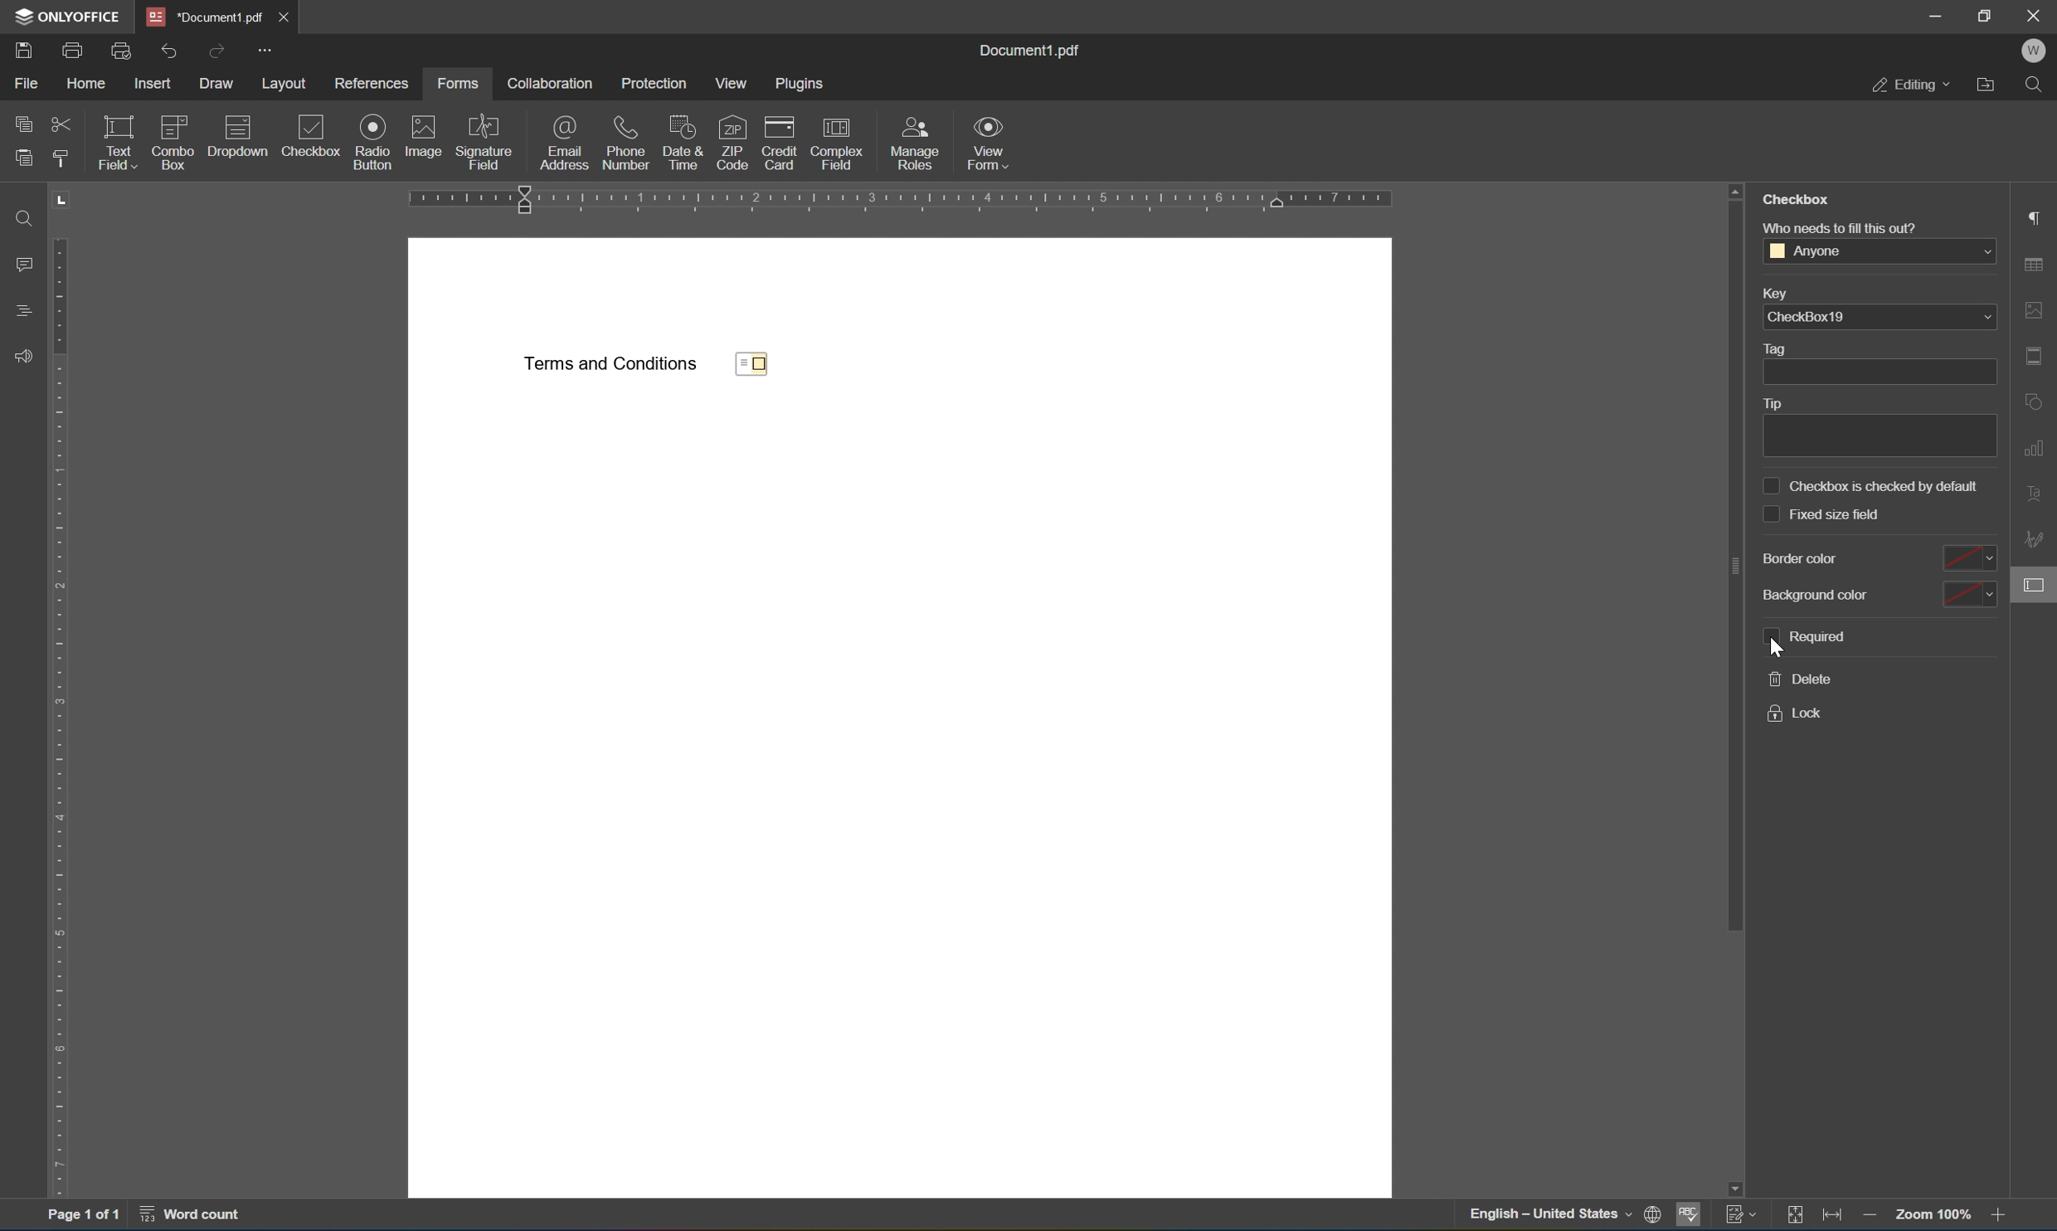 This screenshot has width=2057, height=1231. Describe the element at coordinates (1987, 85) in the screenshot. I see `open file location` at that location.